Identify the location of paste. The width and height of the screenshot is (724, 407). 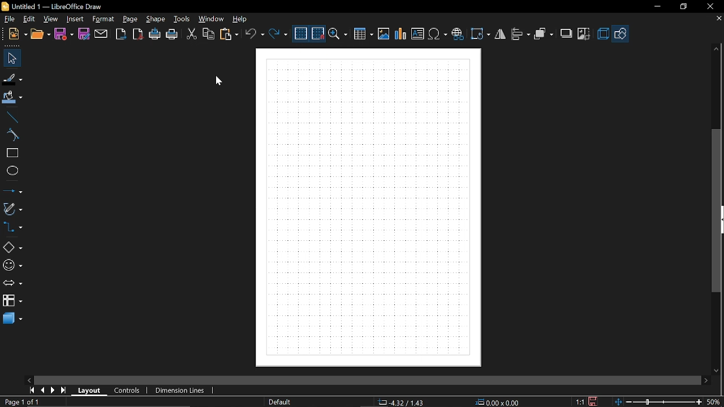
(231, 34).